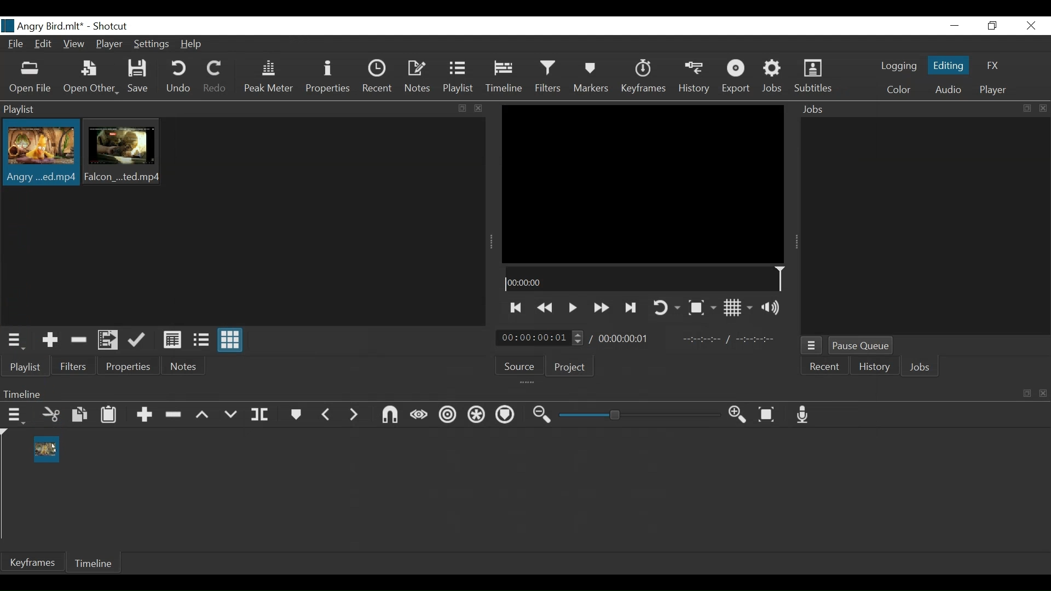  Describe the element at coordinates (872, 368) in the screenshot. I see `History` at that location.